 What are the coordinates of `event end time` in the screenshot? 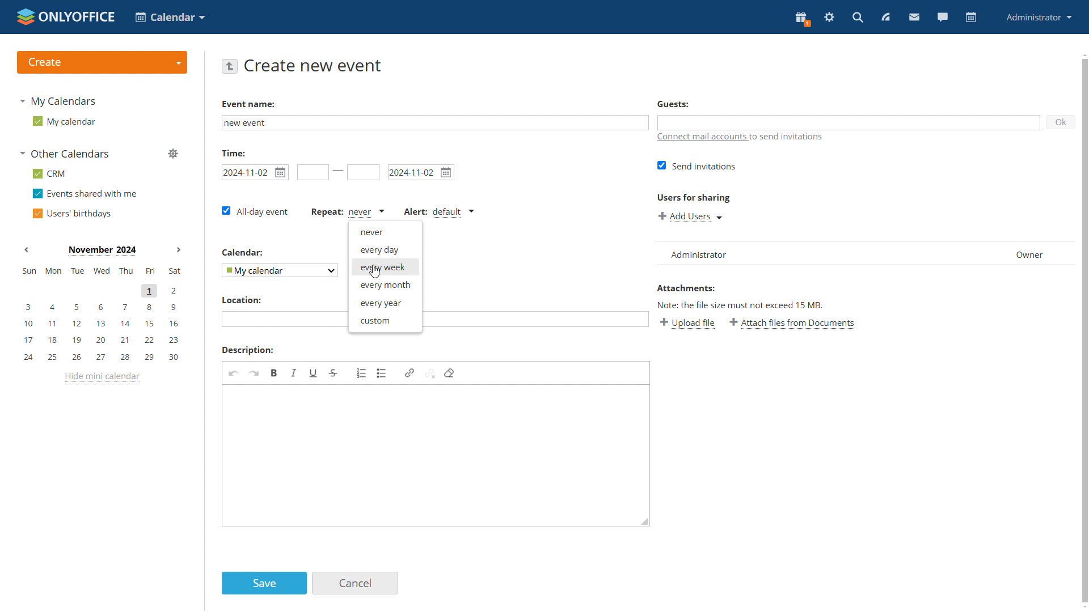 It's located at (363, 173).